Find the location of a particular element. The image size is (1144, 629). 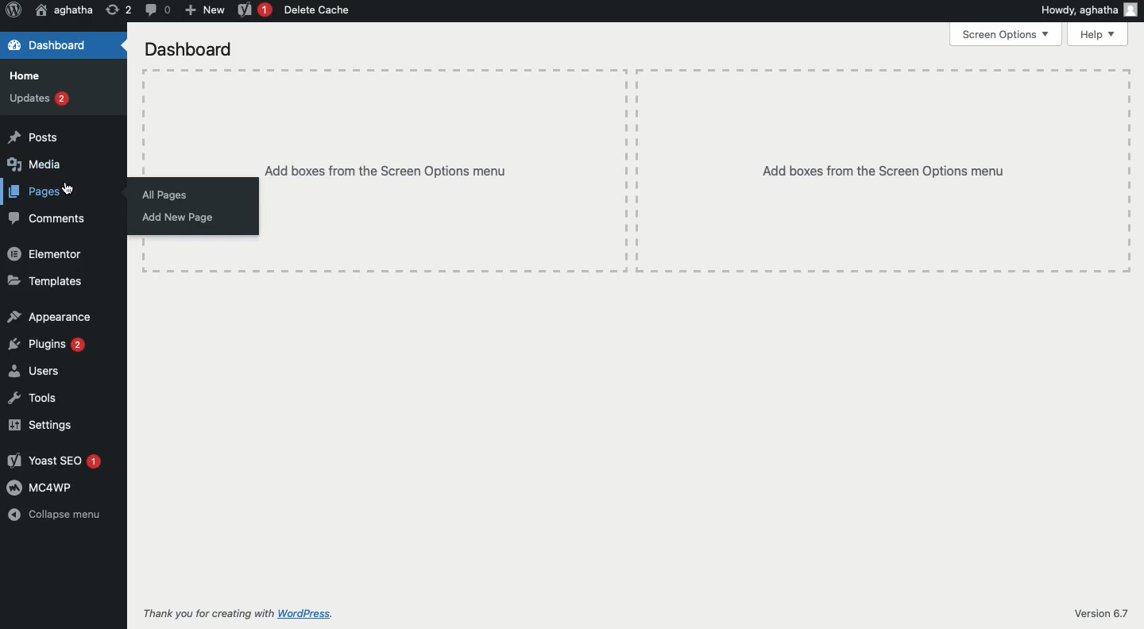

Updates is located at coordinates (39, 98).